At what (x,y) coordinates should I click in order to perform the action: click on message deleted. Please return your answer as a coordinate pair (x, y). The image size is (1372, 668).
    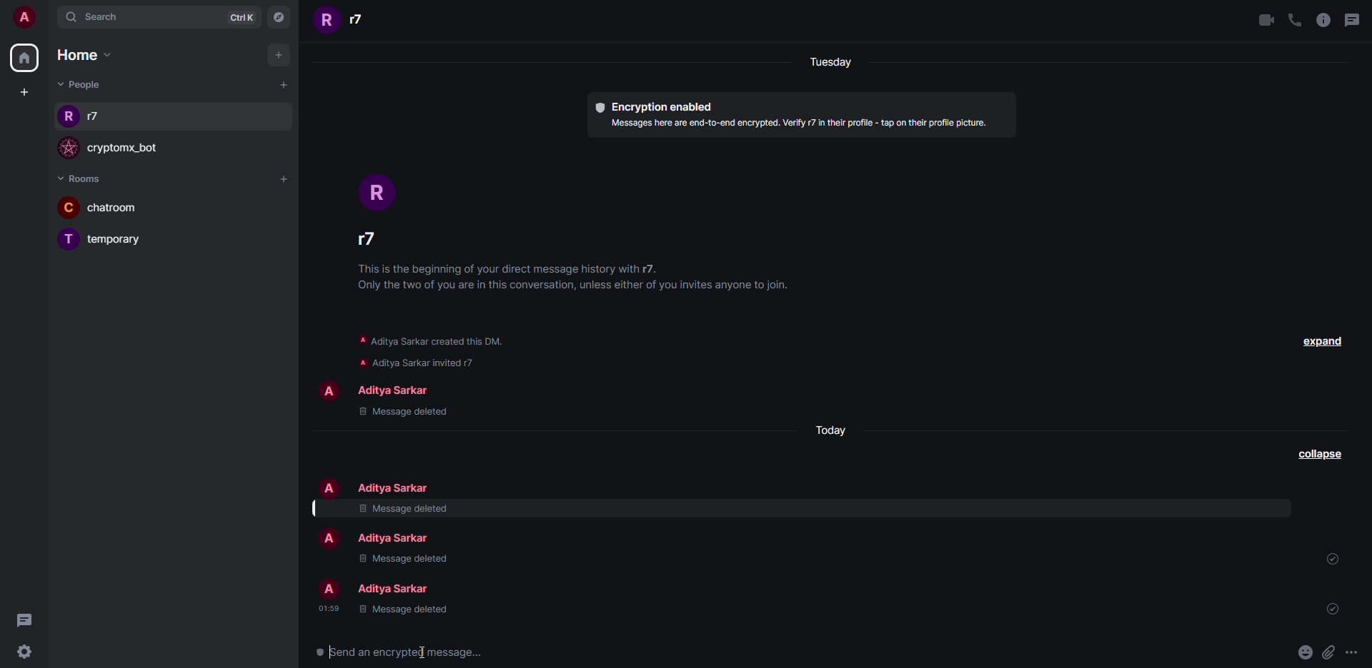
    Looking at the image, I should click on (402, 509).